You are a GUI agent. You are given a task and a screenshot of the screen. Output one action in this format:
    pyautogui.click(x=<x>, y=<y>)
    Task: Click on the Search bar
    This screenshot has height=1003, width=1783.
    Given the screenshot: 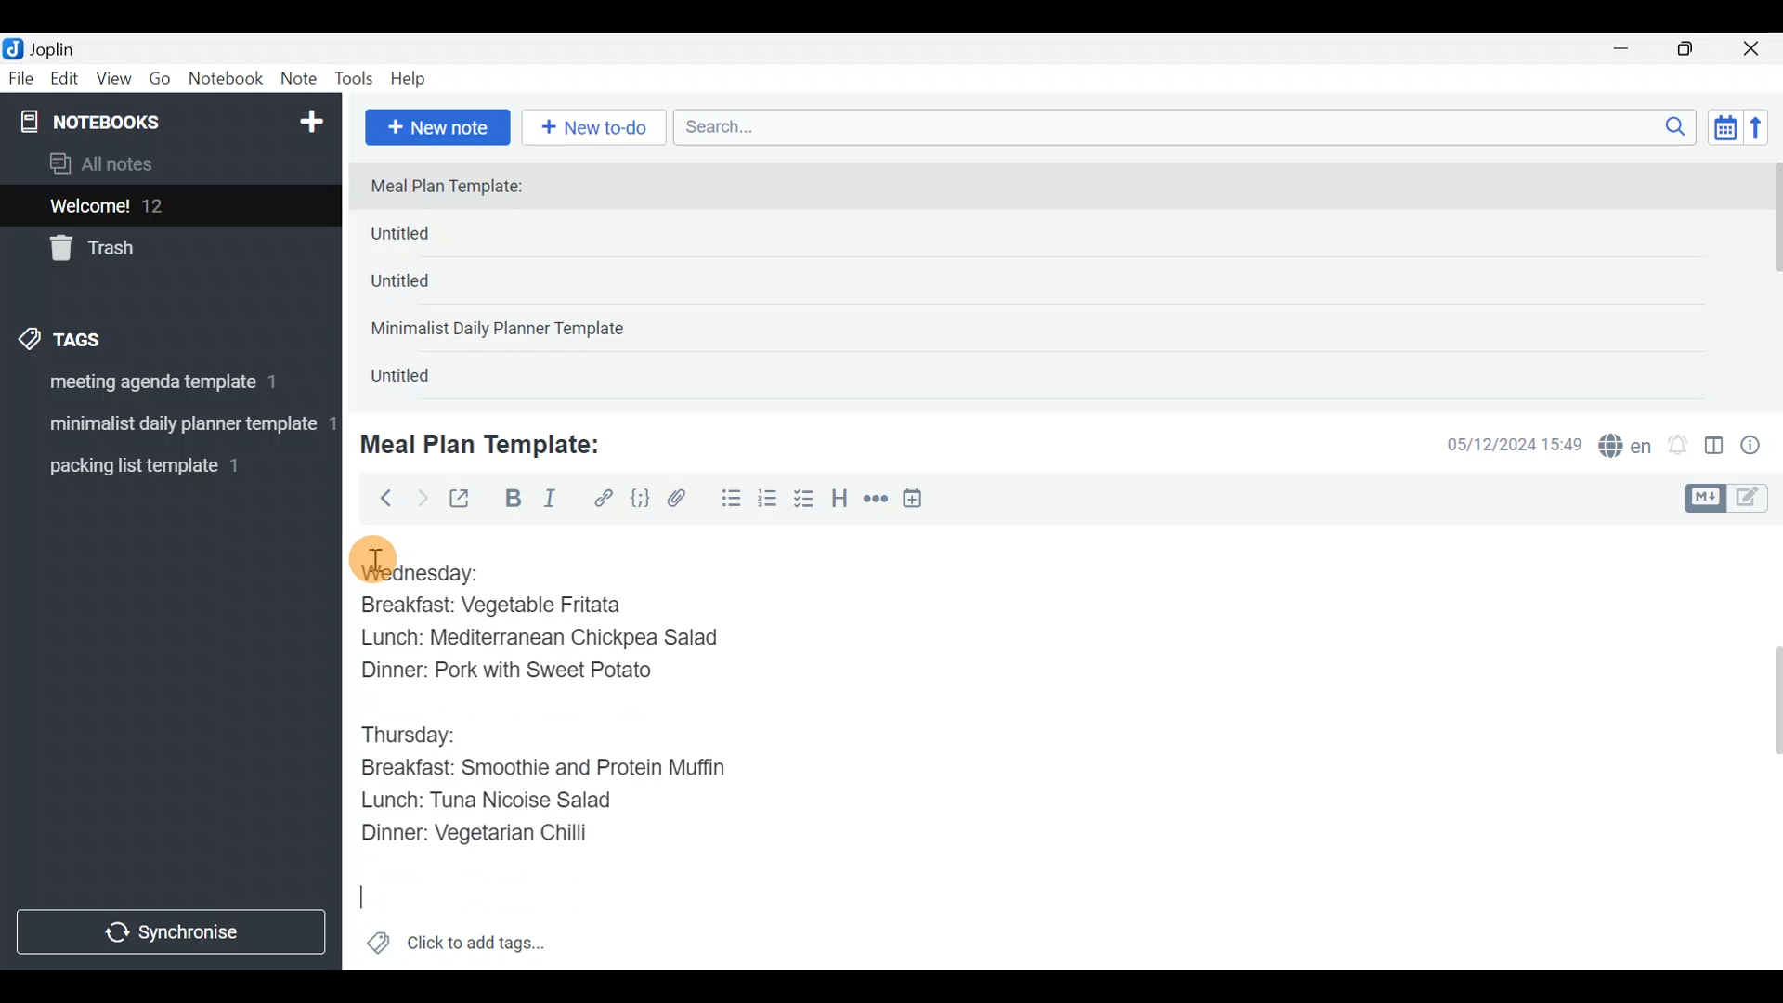 What is the action you would take?
    pyautogui.click(x=1190, y=124)
    